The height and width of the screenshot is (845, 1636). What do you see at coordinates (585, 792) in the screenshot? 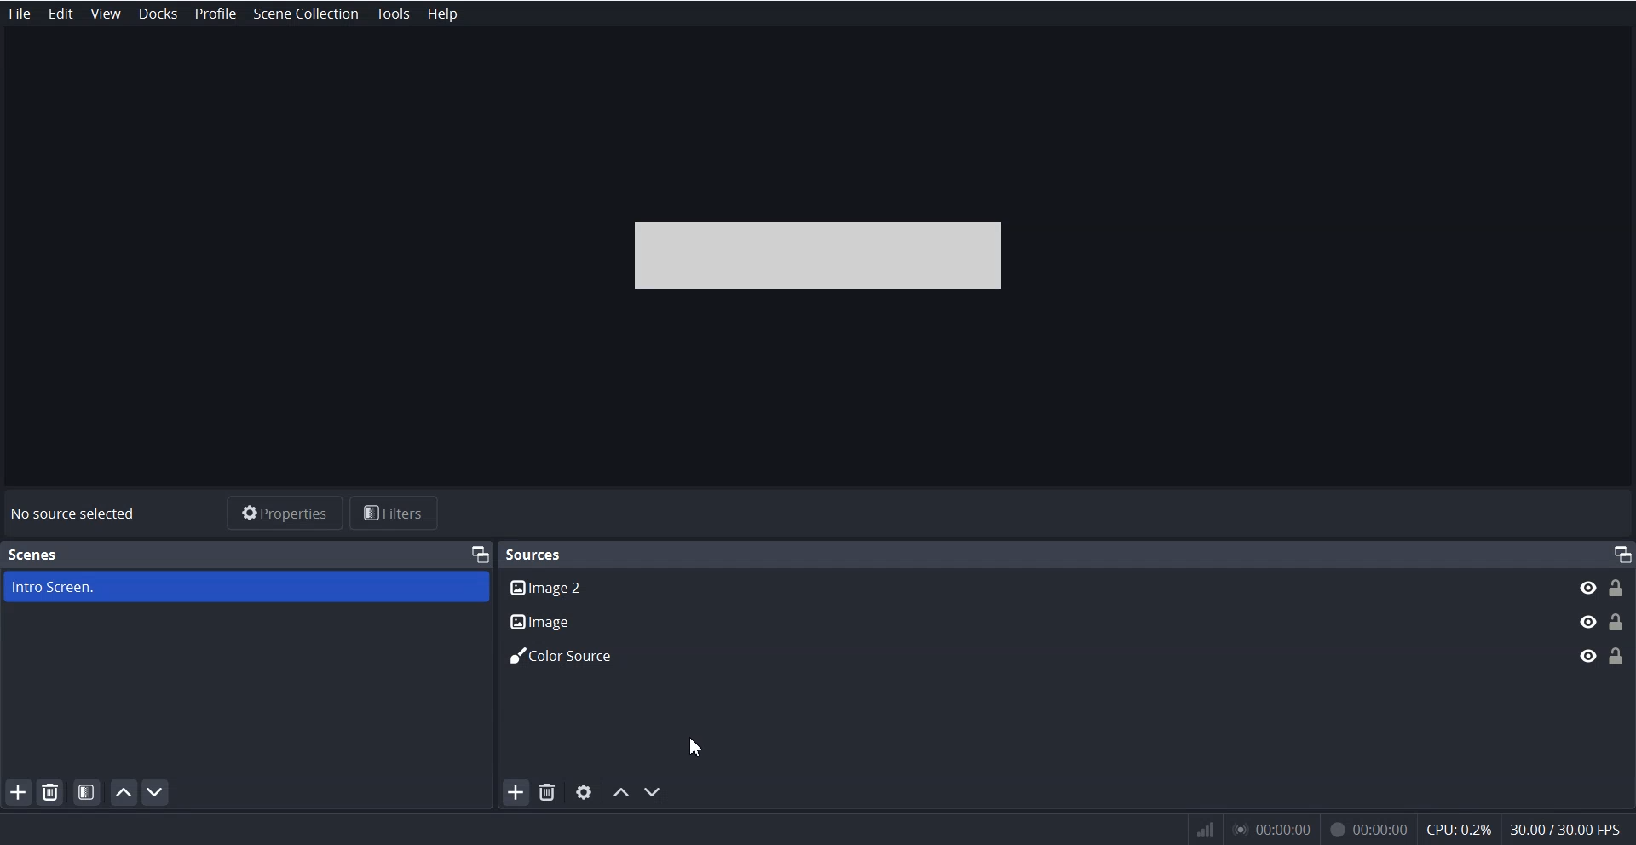
I see `Open source properties` at bounding box center [585, 792].